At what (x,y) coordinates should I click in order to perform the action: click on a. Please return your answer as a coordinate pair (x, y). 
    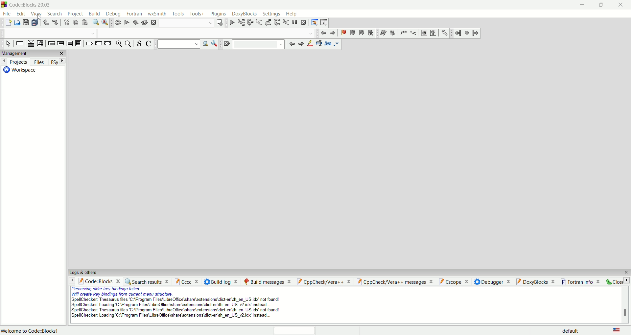
    Looking at the image, I should click on (153, 23).